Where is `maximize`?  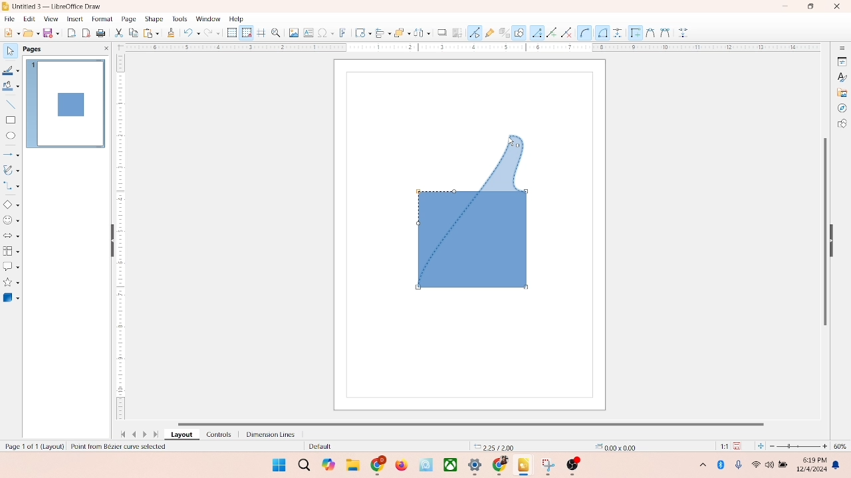 maximize is located at coordinates (810, 7).